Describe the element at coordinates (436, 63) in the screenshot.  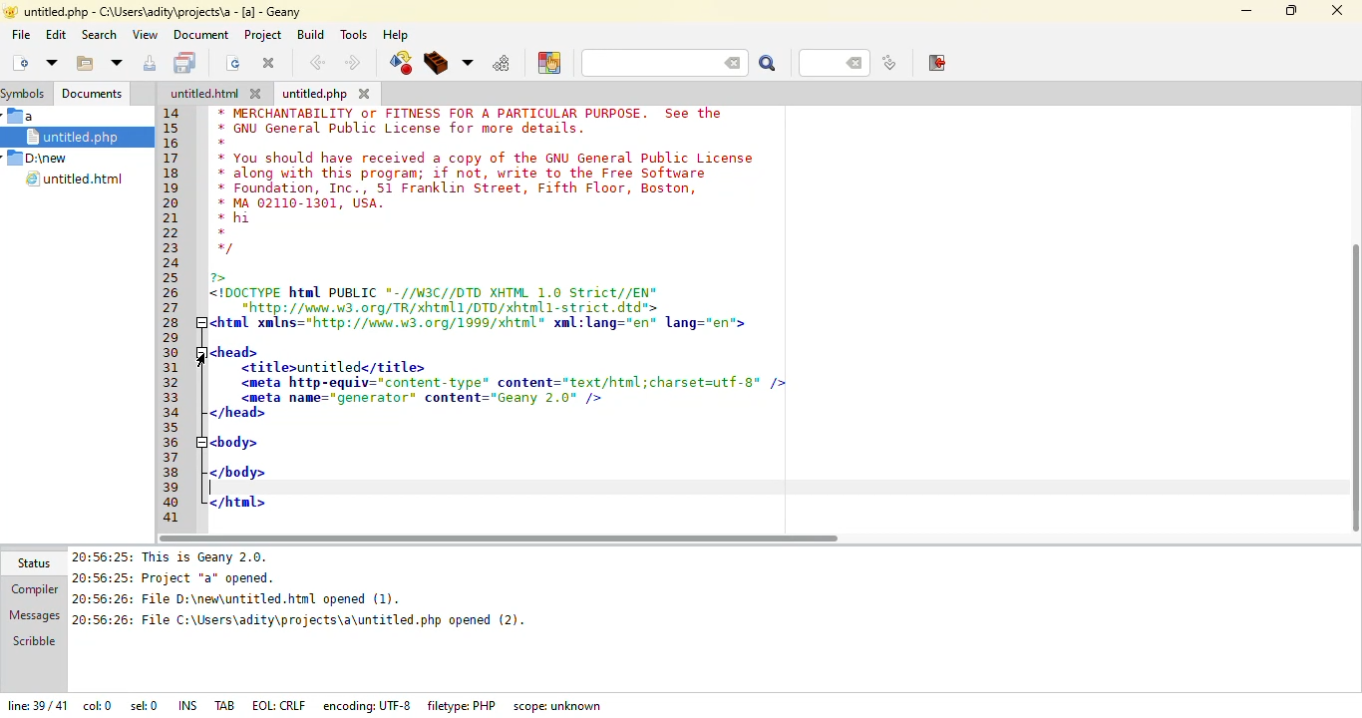
I see `build` at that location.